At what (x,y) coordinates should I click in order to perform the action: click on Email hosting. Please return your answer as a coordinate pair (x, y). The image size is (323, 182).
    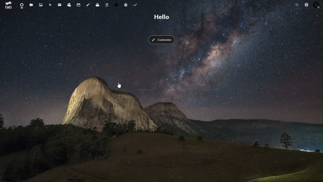
    Looking at the image, I should click on (125, 5).